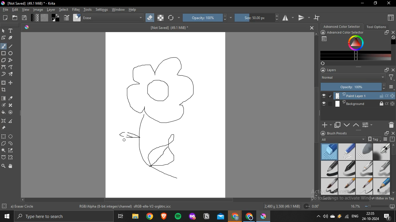  What do you see at coordinates (333, 216) in the screenshot?
I see `one drive` at bounding box center [333, 216].